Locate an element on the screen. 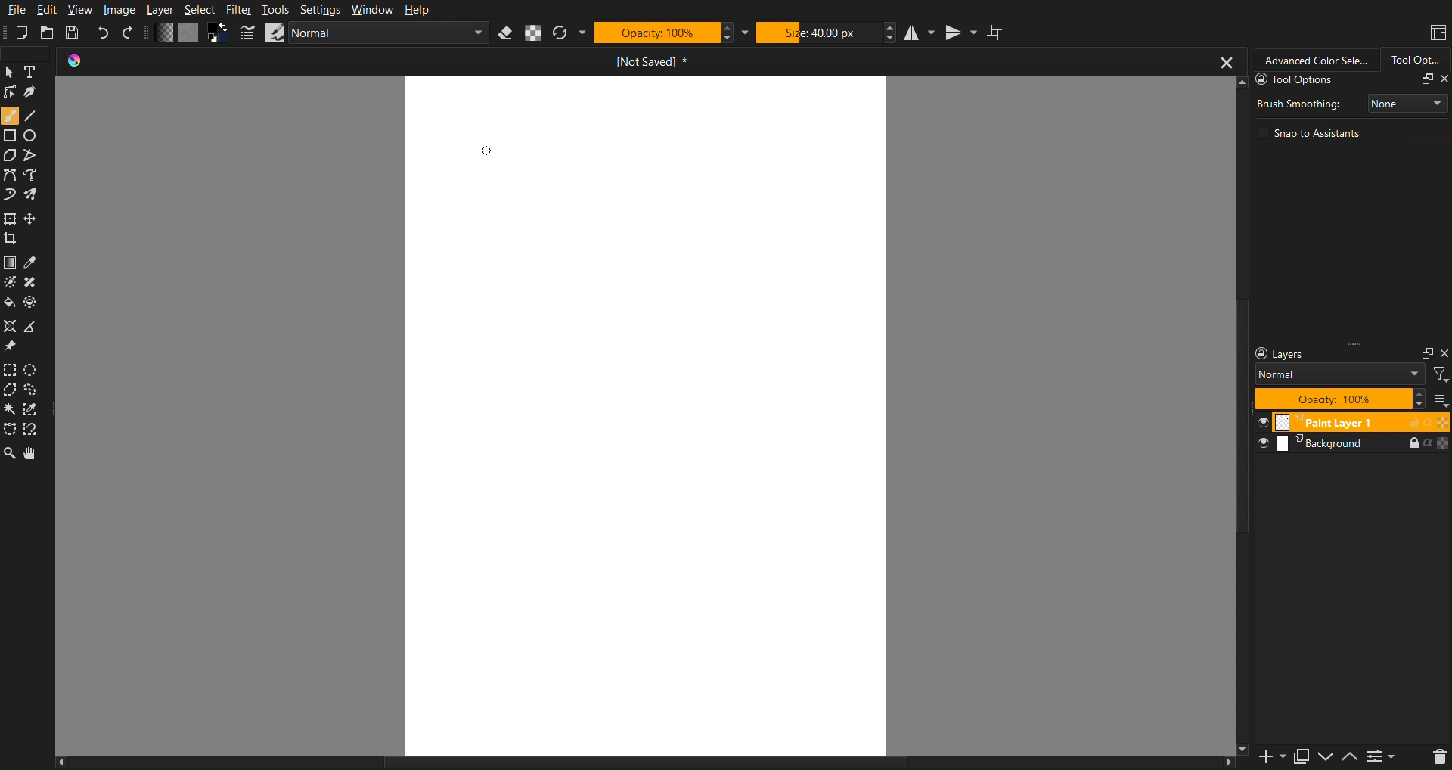 This screenshot has width=1452, height=770. Layers is located at coordinates (1349, 445).